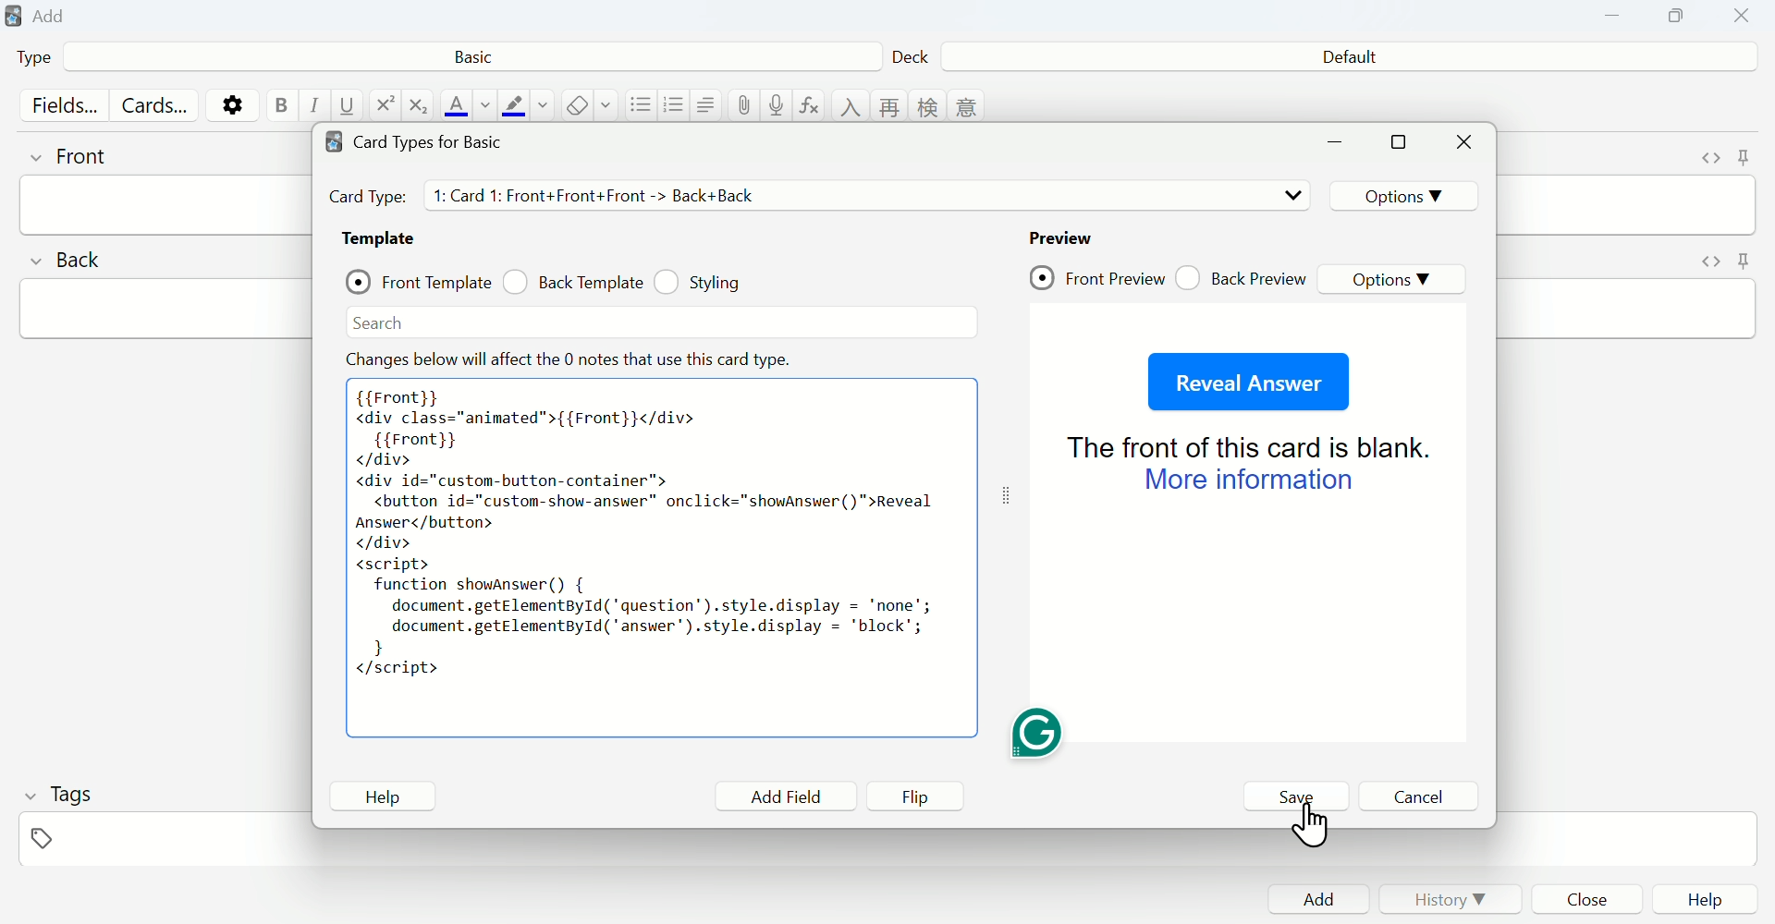 This screenshot has width=1775, height=924. I want to click on text highlight color, so click(514, 105).